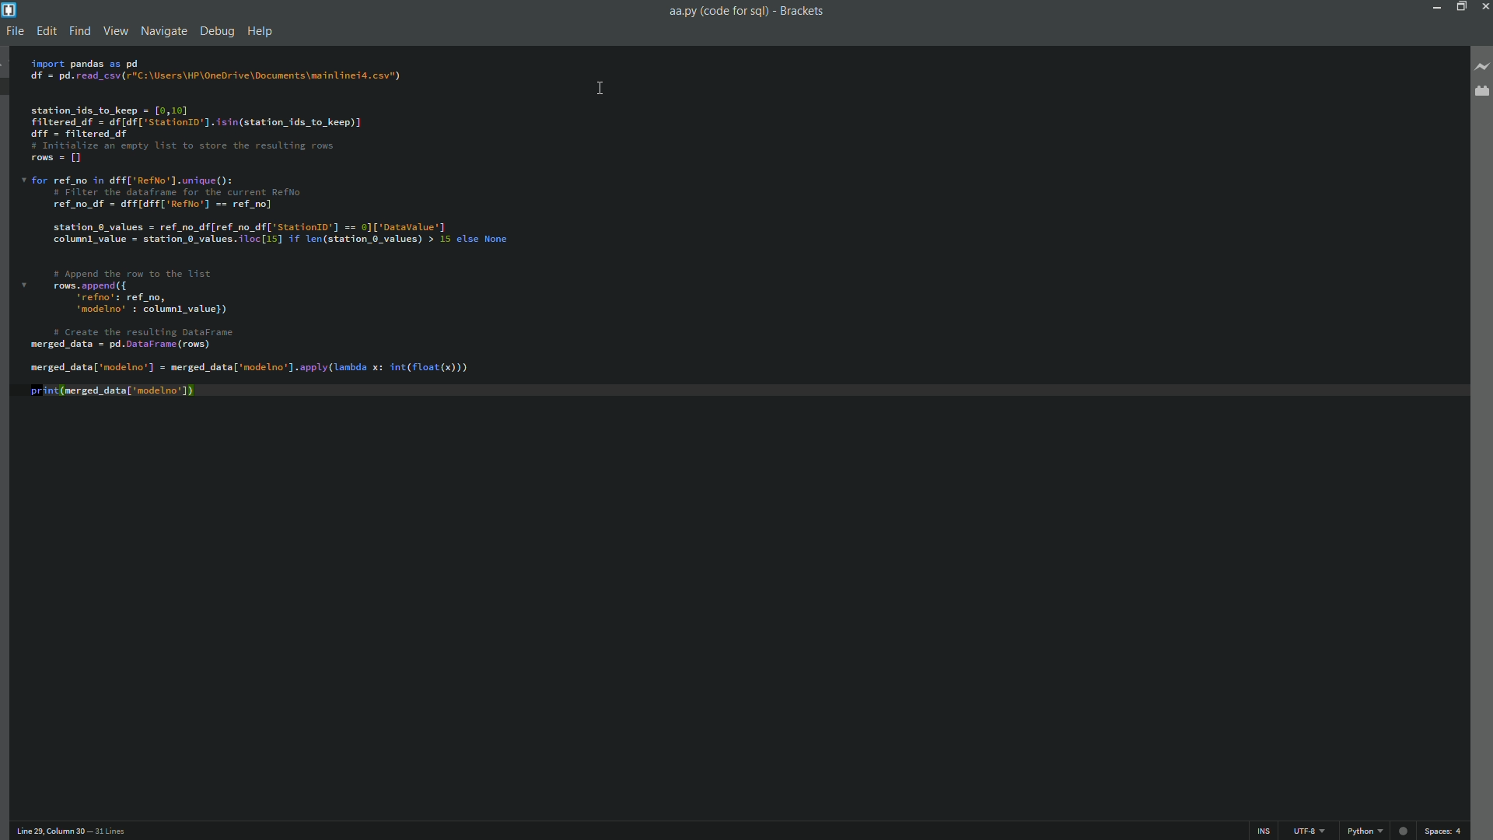 The width and height of the screenshot is (1493, 840). Describe the element at coordinates (10, 10) in the screenshot. I see `app icon` at that location.